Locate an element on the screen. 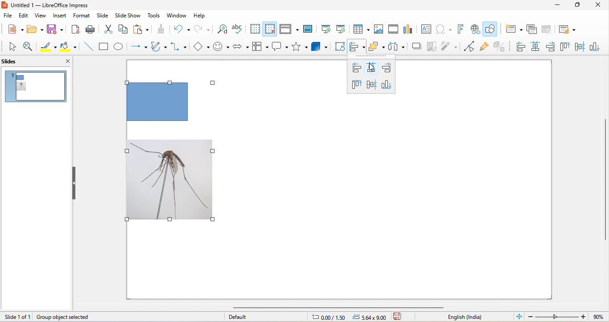  block arrow is located at coordinates (242, 47).